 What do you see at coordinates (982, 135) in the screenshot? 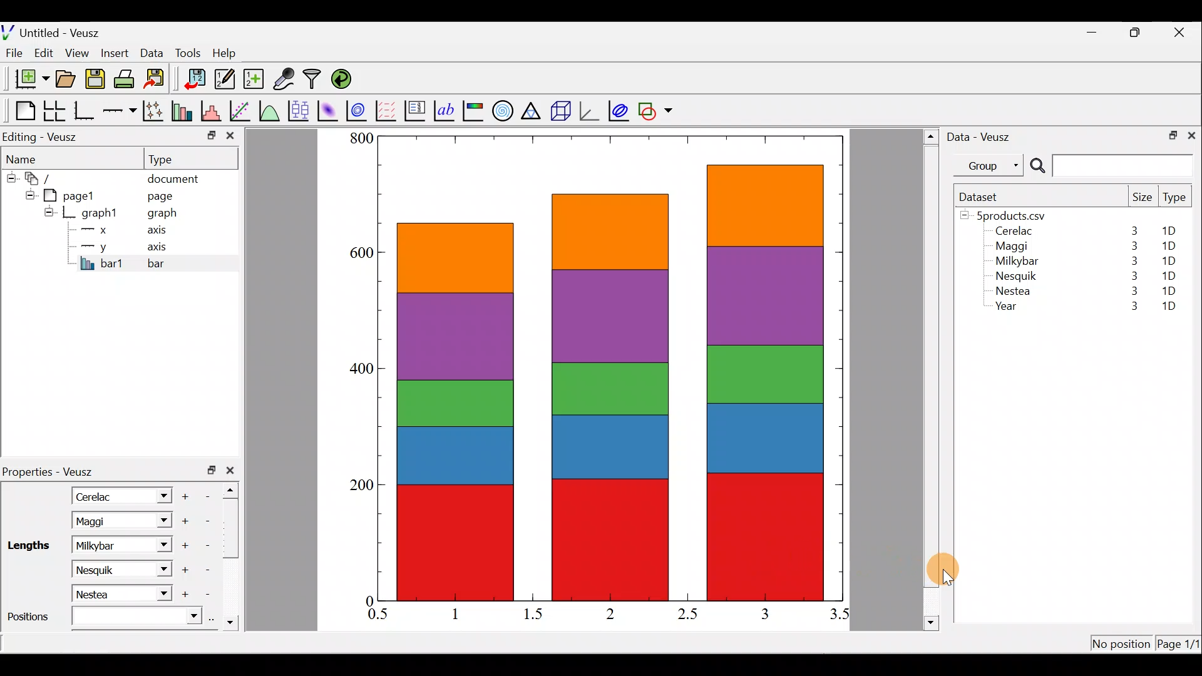
I see `Data - Veusz` at bounding box center [982, 135].